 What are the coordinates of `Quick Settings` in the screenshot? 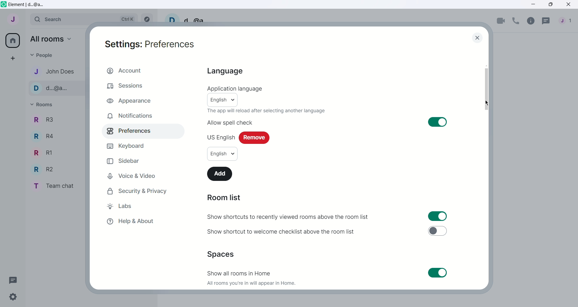 It's located at (13, 297).